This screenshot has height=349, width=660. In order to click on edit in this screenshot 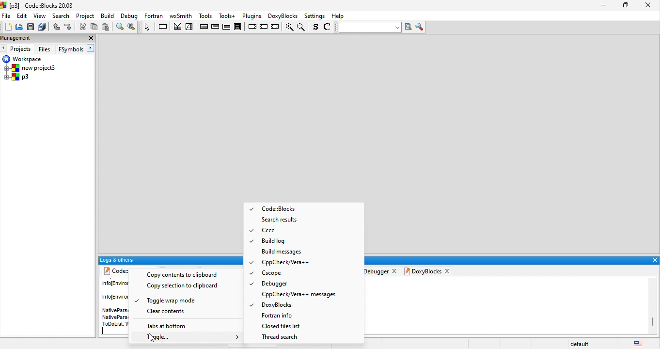, I will do `click(22, 16)`.